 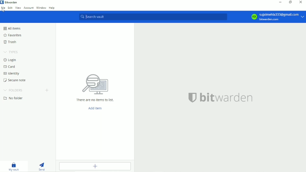 What do you see at coordinates (96, 108) in the screenshot?
I see `Add item` at bounding box center [96, 108].